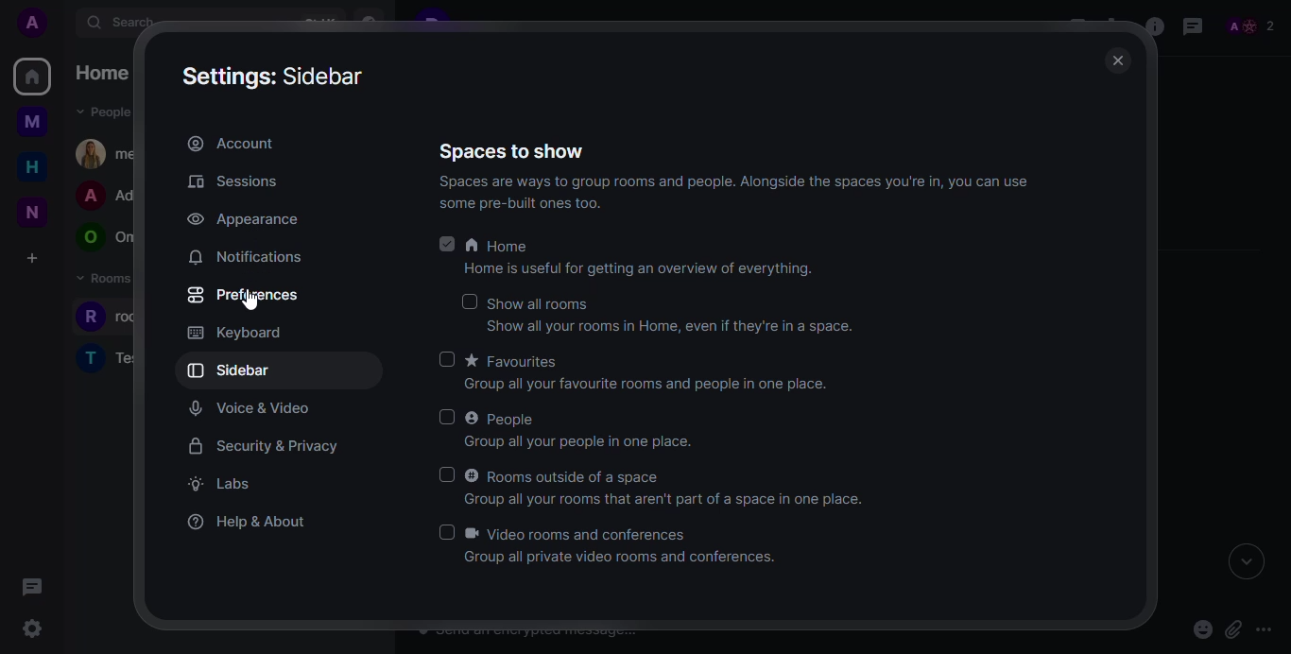  What do you see at coordinates (669, 499) in the screenshot?
I see `Group all your rooms that aren't part of a space in one place.` at bounding box center [669, 499].